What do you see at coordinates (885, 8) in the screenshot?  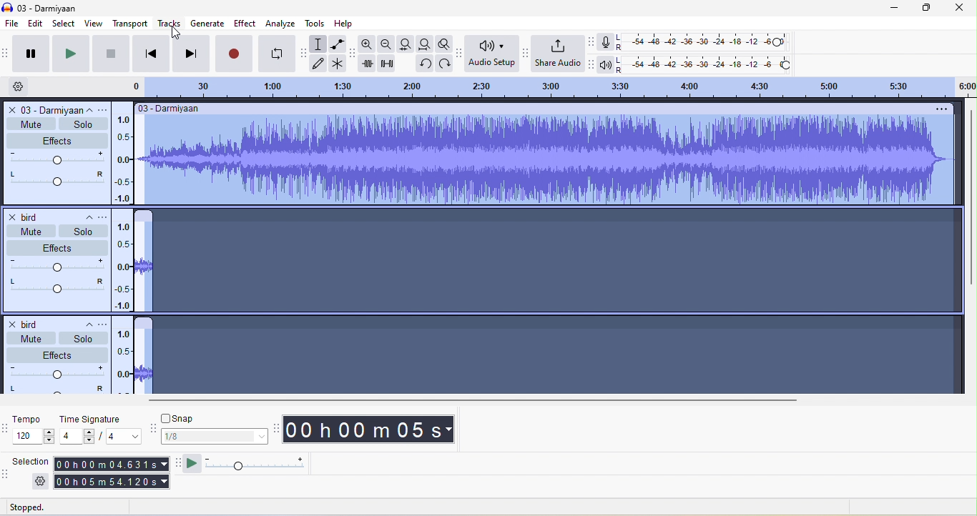 I see `minimize` at bounding box center [885, 8].